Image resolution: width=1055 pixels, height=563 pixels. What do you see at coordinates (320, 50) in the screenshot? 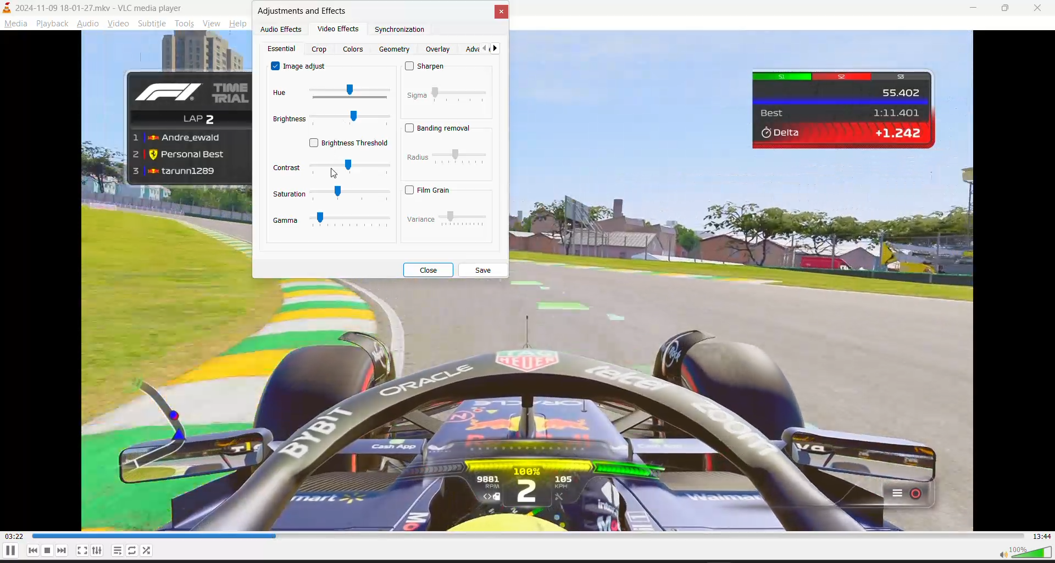
I see `crop` at bounding box center [320, 50].